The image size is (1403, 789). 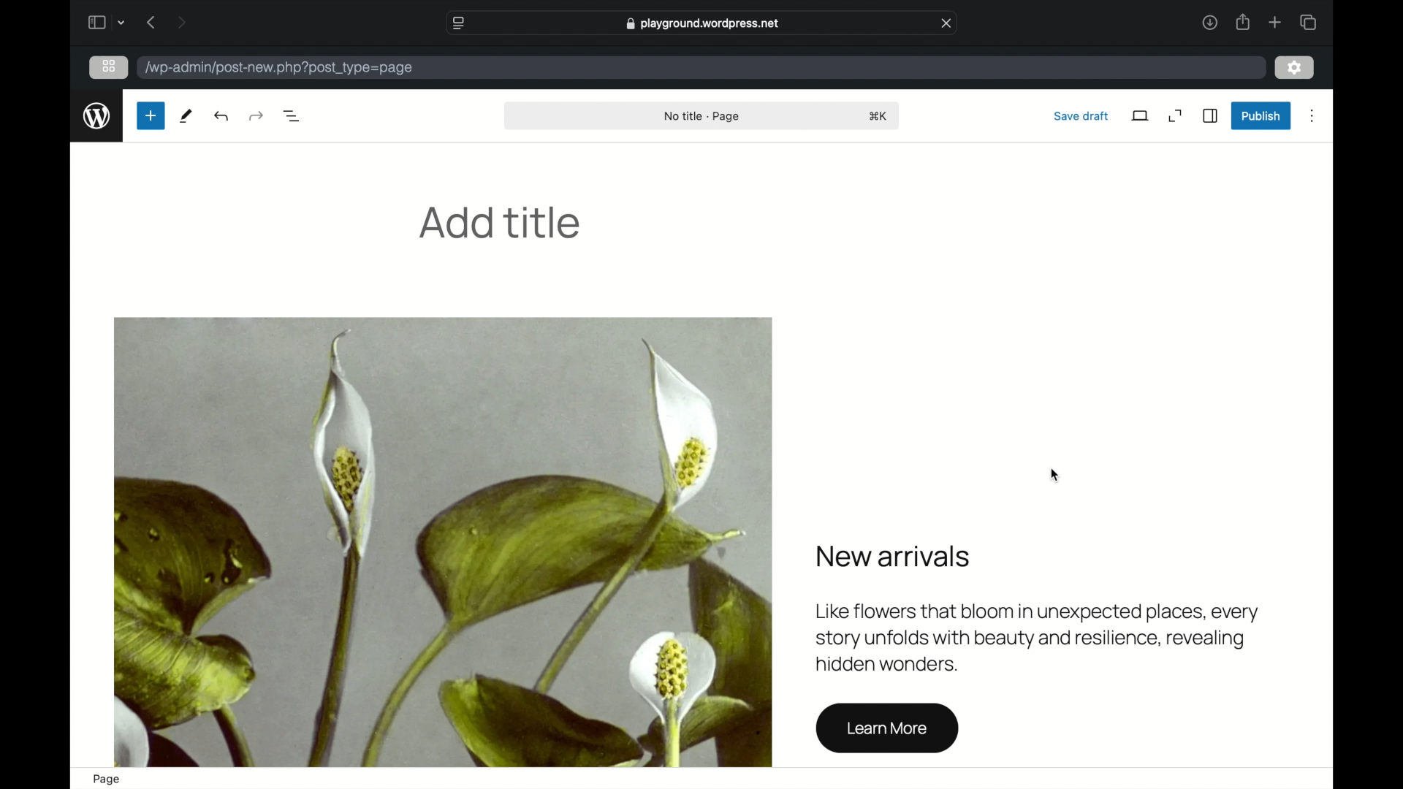 I want to click on Plant image, so click(x=442, y=542).